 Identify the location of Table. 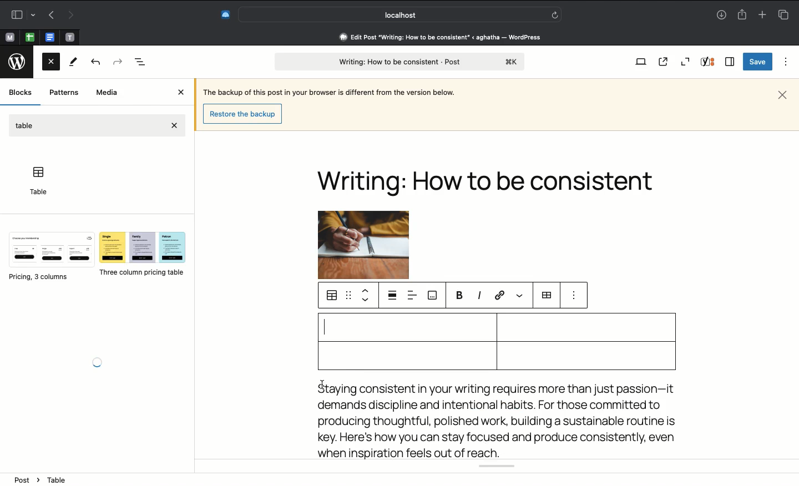
(26, 124).